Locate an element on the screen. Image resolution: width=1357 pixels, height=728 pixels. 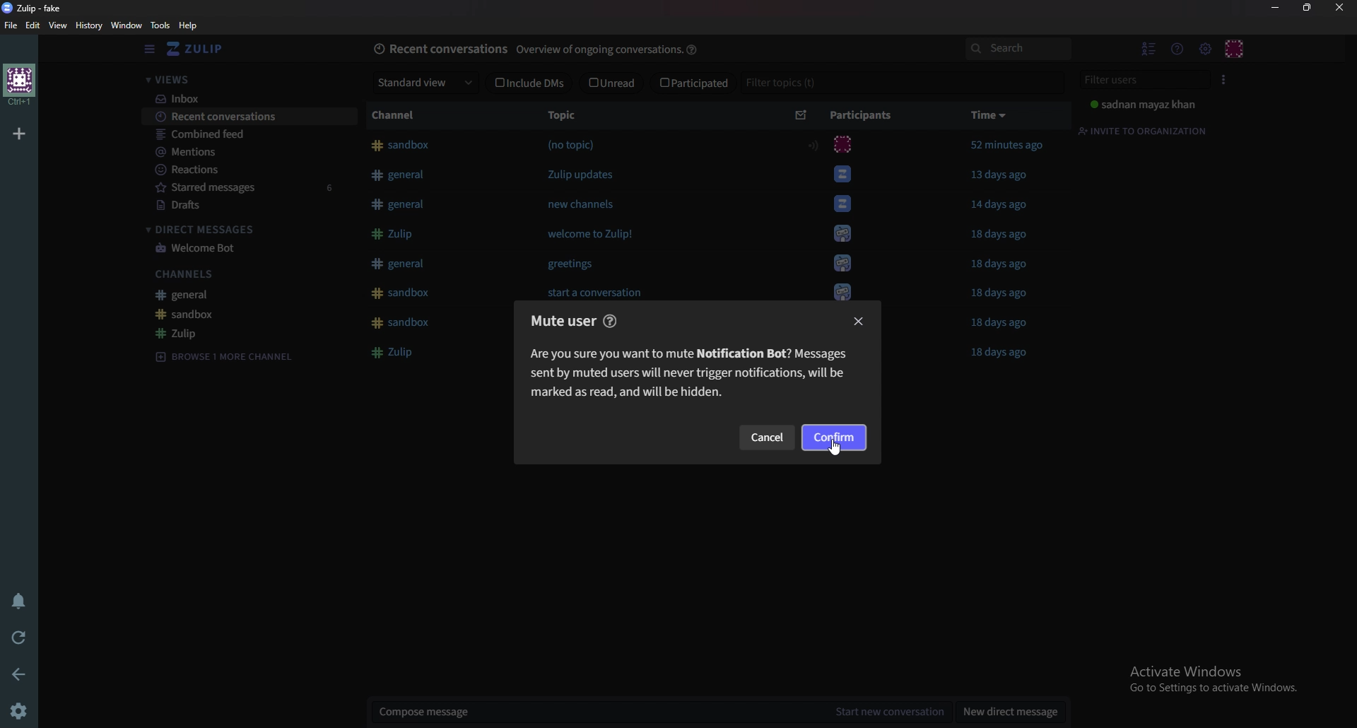
close is located at coordinates (859, 322).